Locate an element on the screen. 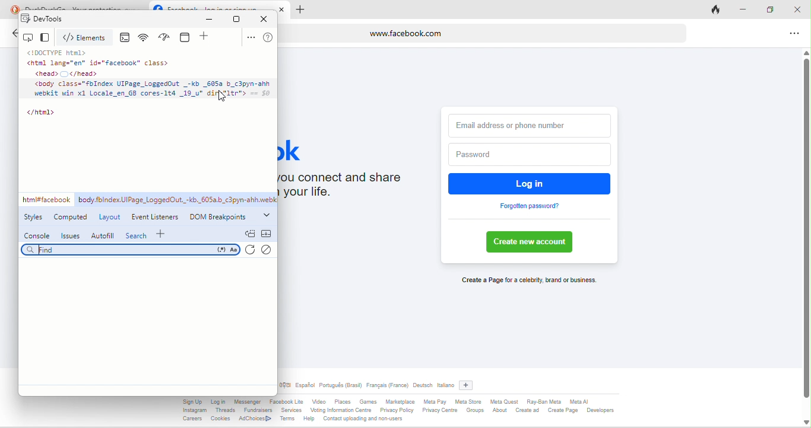  | htmi#facebook body fbindexUlPage LoggedOut,-kb. 605ab_cIpyn-ahhwebk is located at coordinates (149, 200).